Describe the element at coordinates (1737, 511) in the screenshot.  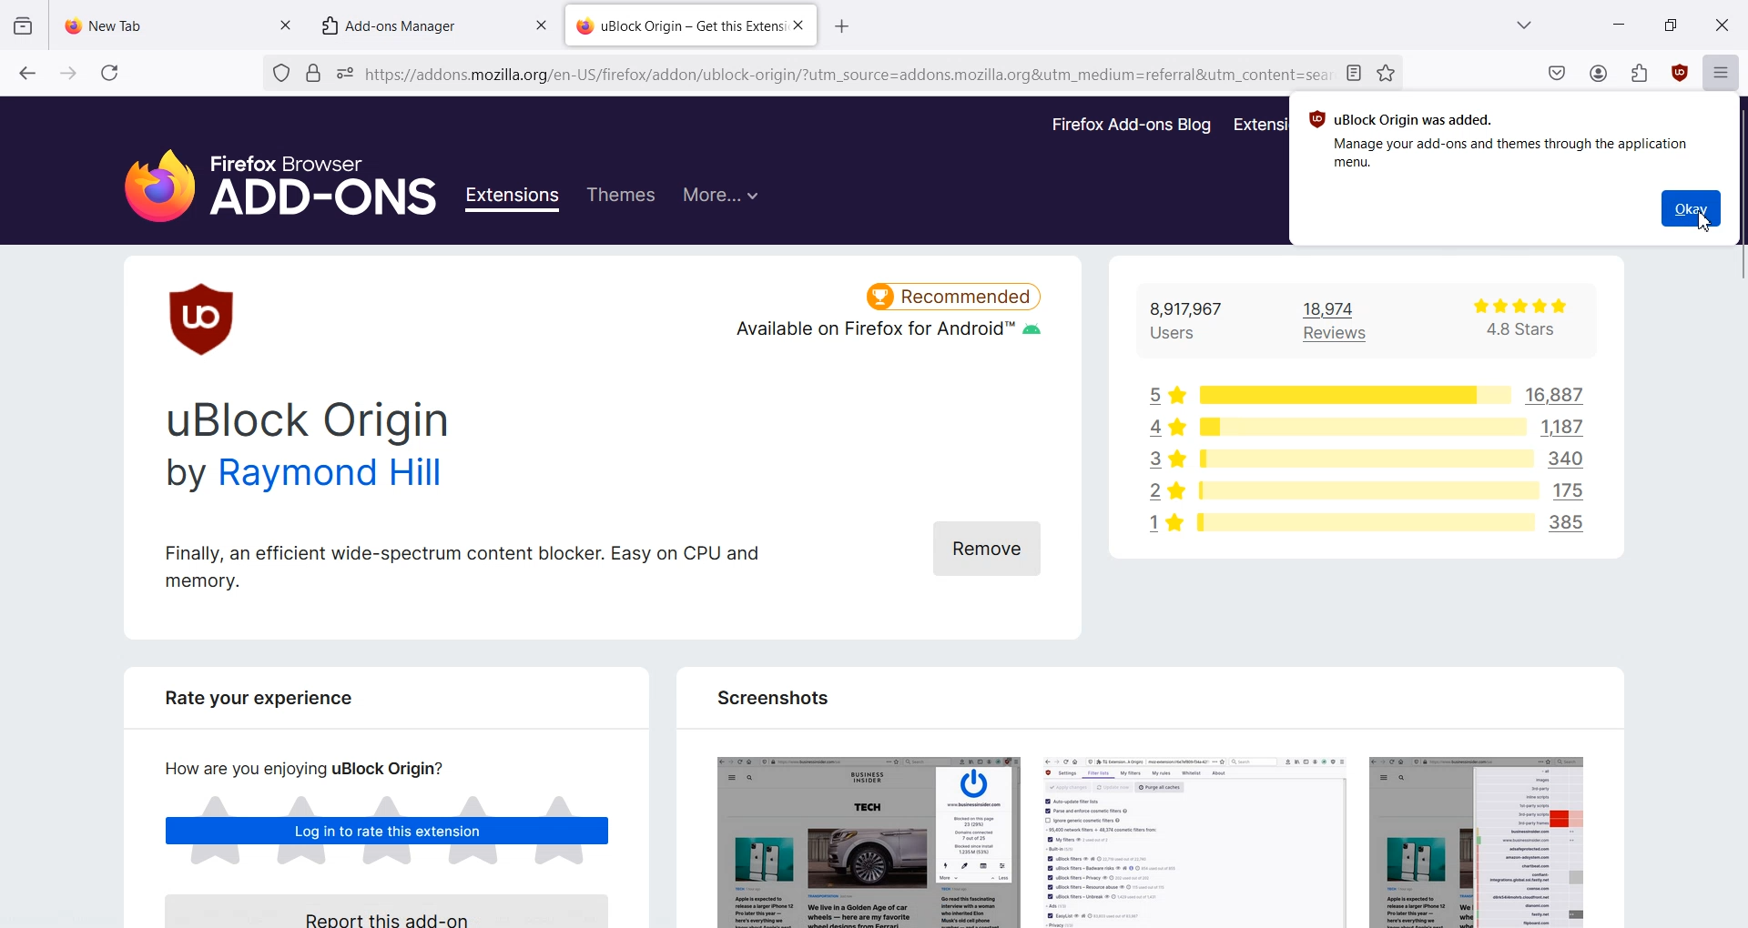
I see `Vertical scroll bar` at that location.